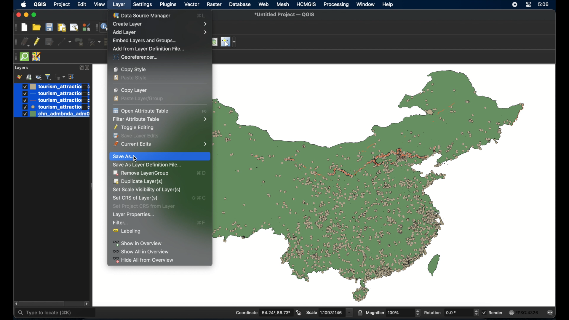 This screenshot has width=569, height=320. I want to click on HCMGIS, so click(307, 4).